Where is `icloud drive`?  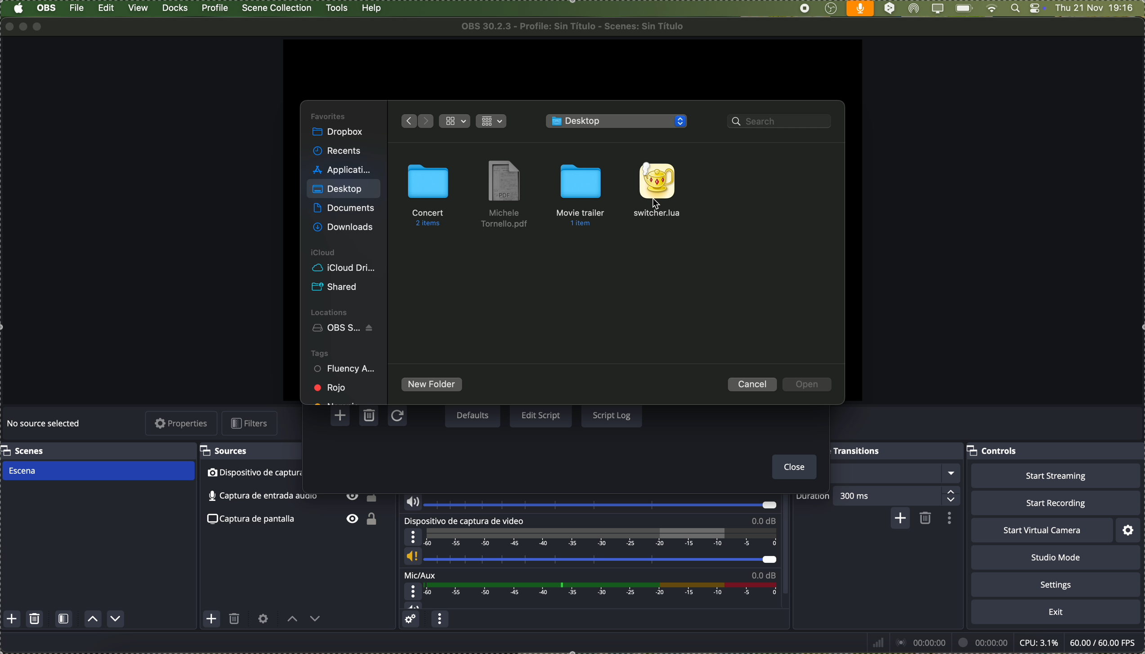
icloud drive is located at coordinates (344, 268).